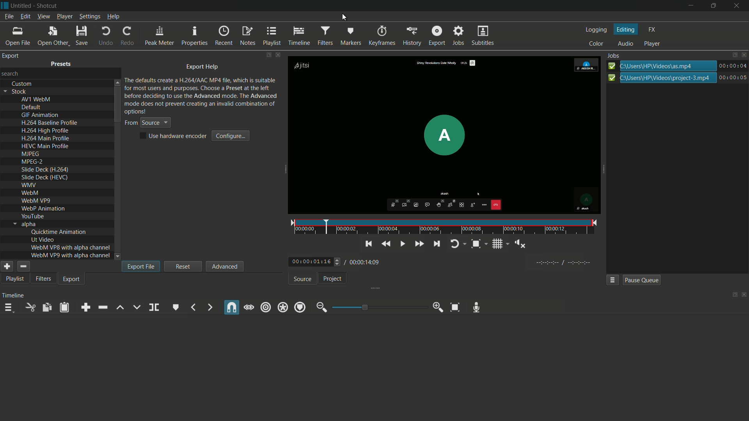 The width and height of the screenshot is (749, 421). What do you see at coordinates (154, 307) in the screenshot?
I see `split at playhead` at bounding box center [154, 307].